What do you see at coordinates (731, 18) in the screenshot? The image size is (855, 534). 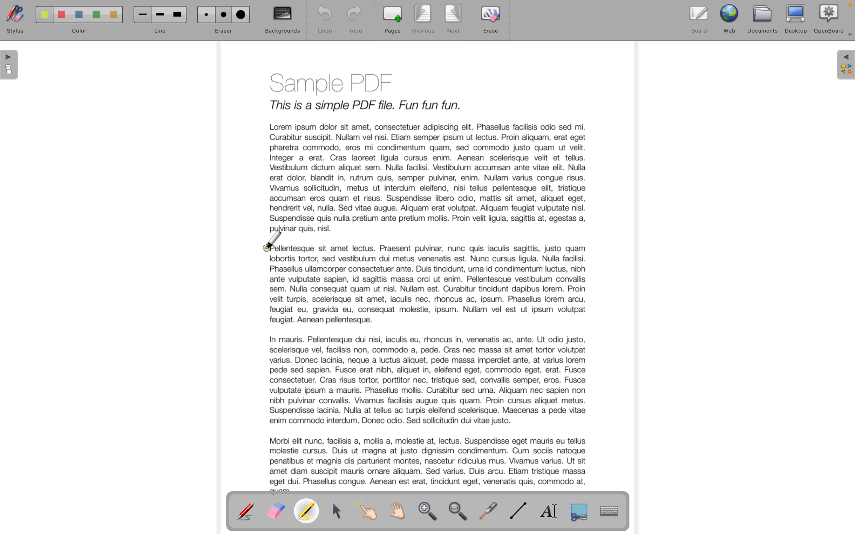 I see `web` at bounding box center [731, 18].